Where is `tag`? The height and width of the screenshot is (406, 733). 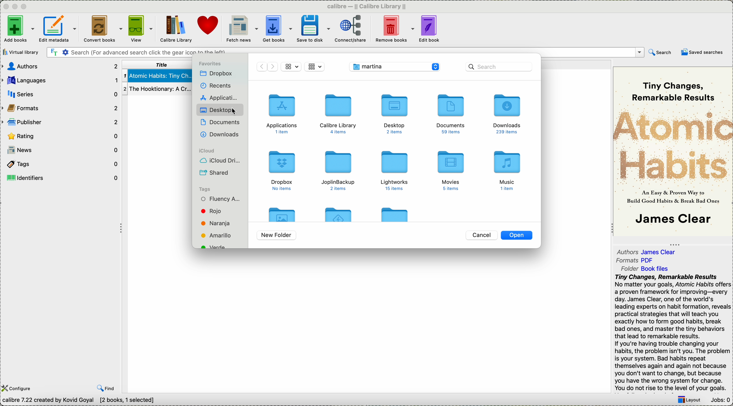 tag is located at coordinates (215, 236).